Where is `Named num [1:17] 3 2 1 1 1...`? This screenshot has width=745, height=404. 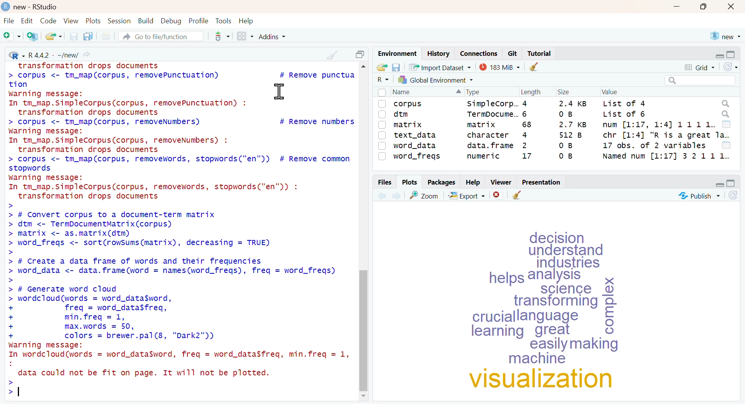 Named num [1:17] 3 2 1 1 1... is located at coordinates (666, 156).